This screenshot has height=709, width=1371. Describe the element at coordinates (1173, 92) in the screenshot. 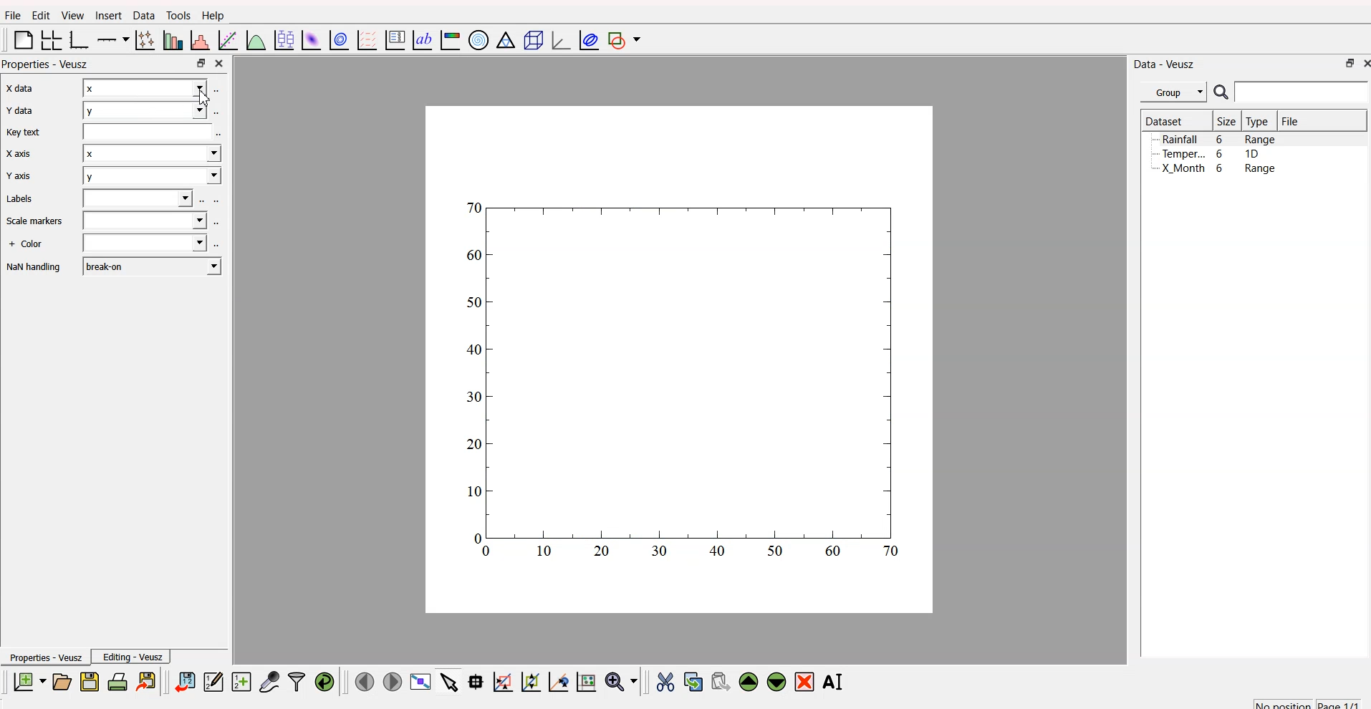

I see `Group` at that location.